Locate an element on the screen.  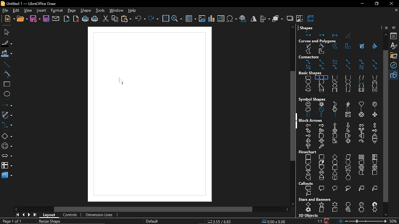
format is located at coordinates (57, 11).